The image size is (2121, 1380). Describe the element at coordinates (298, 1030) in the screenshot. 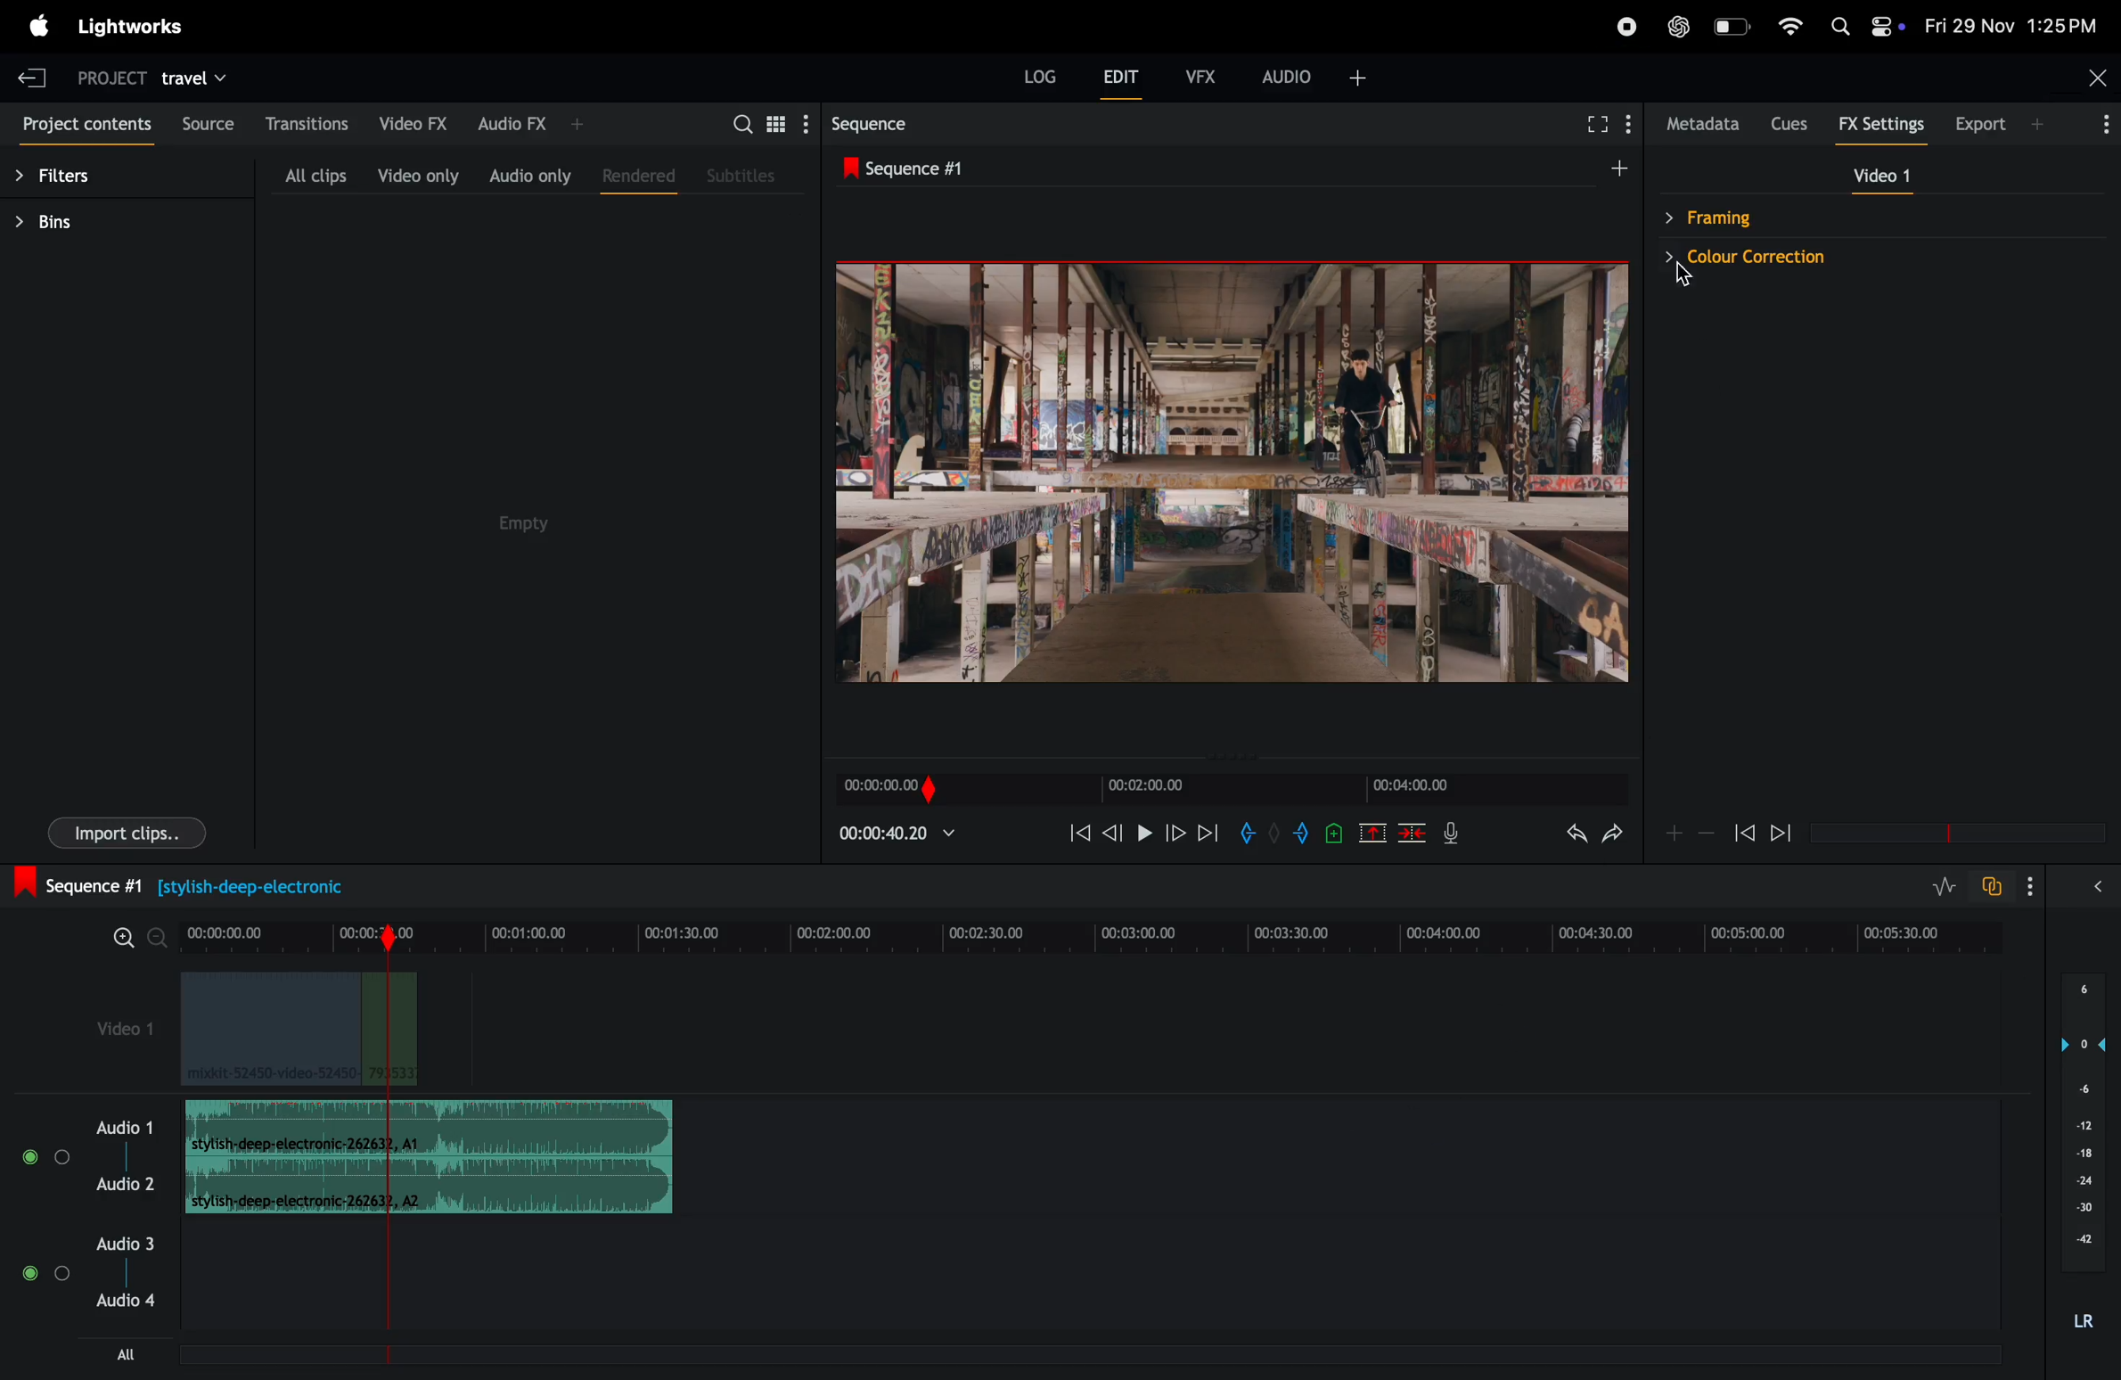

I see `video clips` at that location.